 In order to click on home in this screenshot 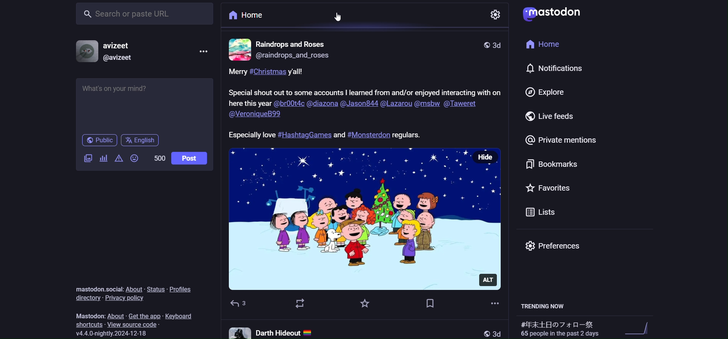, I will do `click(544, 44)`.